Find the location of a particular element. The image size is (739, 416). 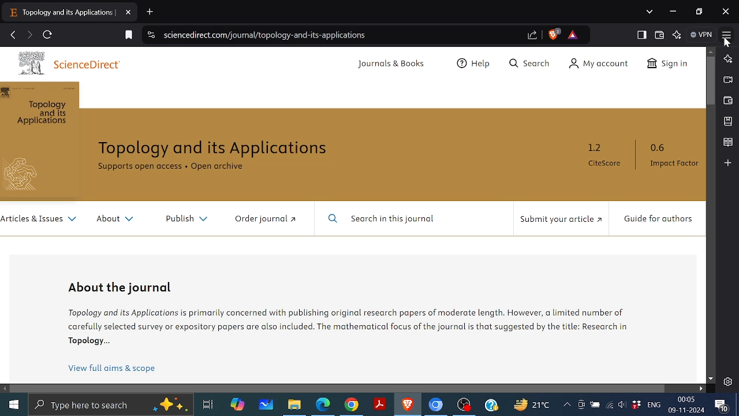

Start is located at coordinates (15, 403).